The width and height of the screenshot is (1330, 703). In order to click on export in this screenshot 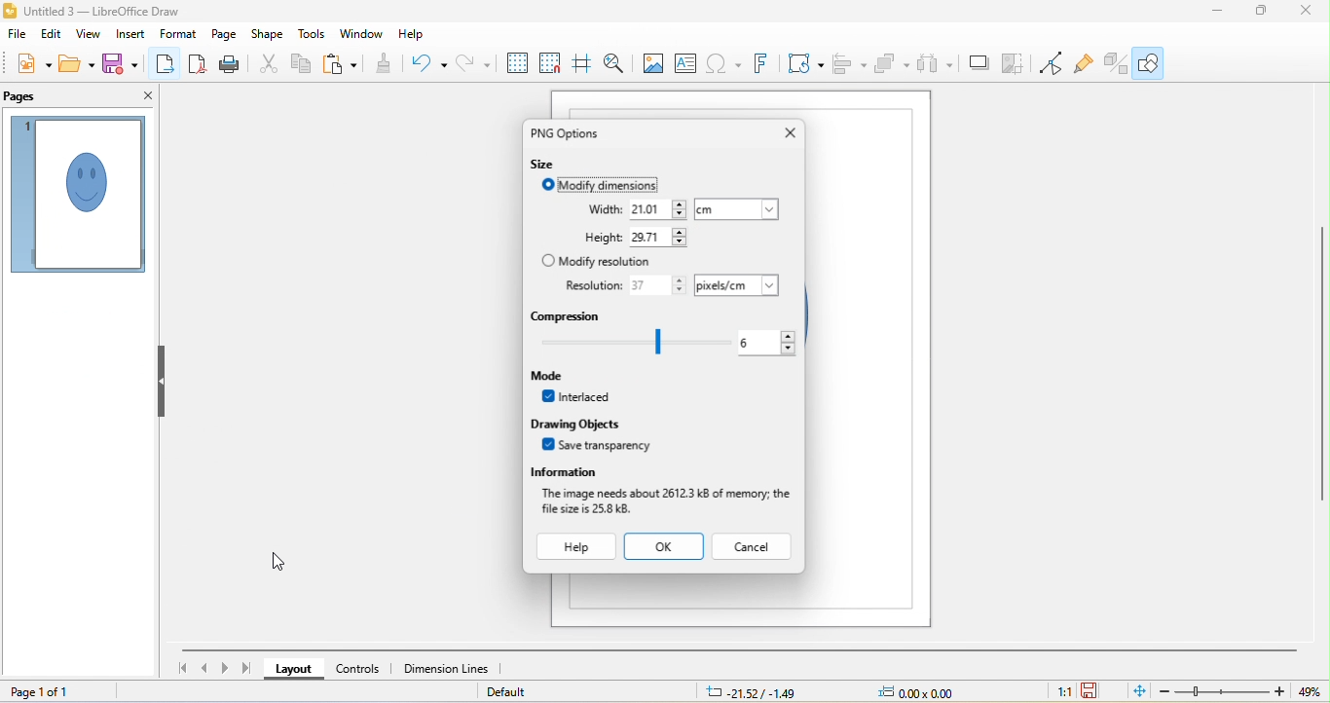, I will do `click(167, 62)`.